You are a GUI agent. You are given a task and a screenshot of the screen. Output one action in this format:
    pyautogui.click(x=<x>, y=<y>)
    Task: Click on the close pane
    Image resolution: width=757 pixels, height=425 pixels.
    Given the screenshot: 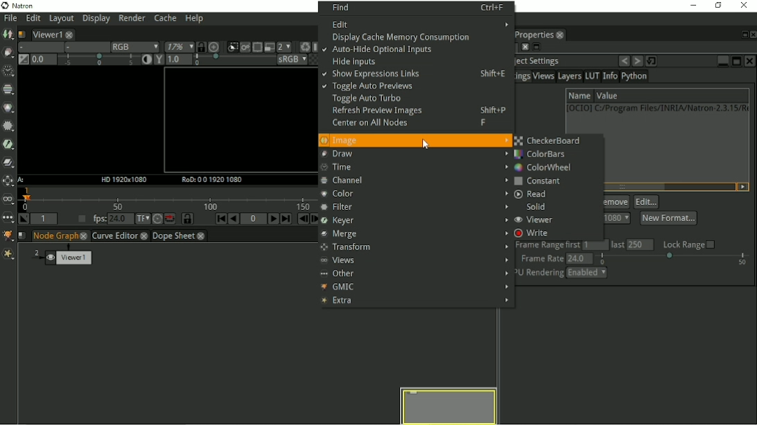 What is the action you would take?
    pyautogui.click(x=523, y=47)
    